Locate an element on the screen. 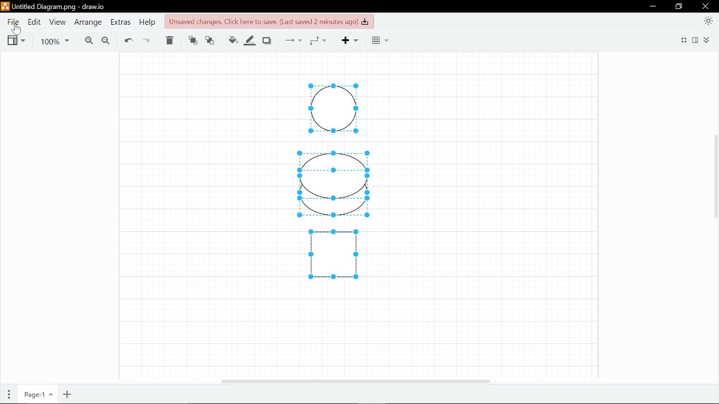  Arrange is located at coordinates (89, 22).